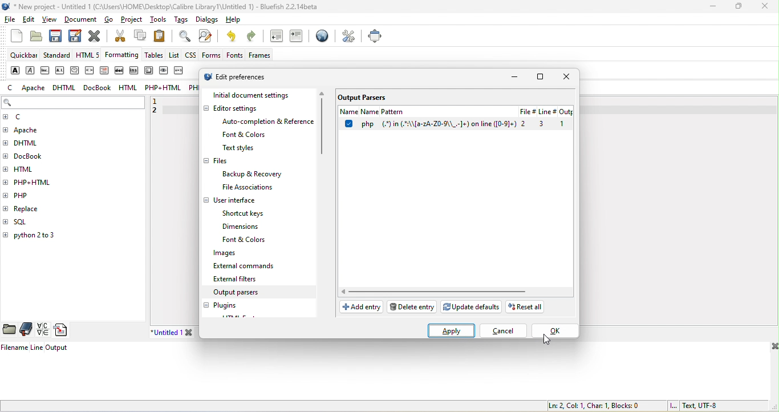 The image size is (779, 412). I want to click on file browser, so click(10, 330).